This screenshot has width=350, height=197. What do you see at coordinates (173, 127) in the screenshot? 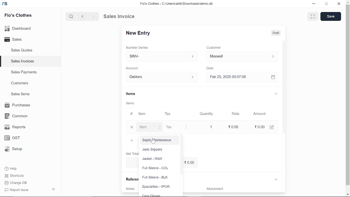
I see `Tax` at bounding box center [173, 127].